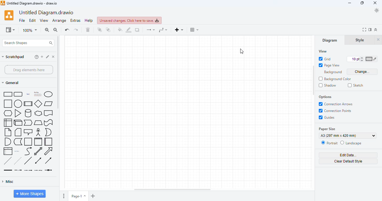  Describe the element at coordinates (11, 83) in the screenshot. I see `general` at that location.